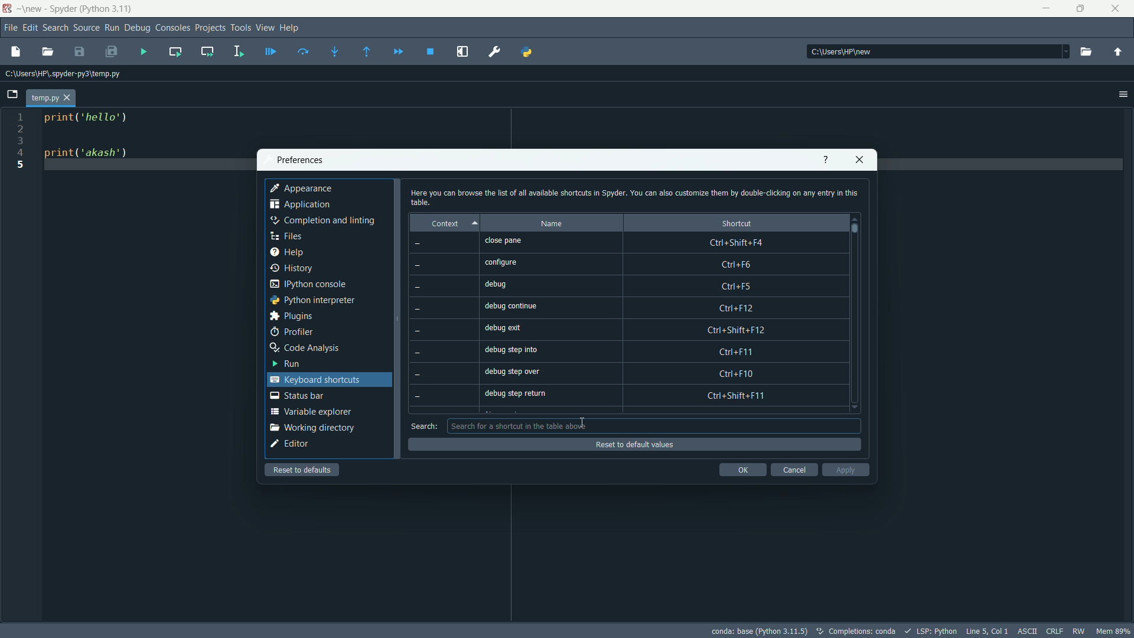  Describe the element at coordinates (289, 364) in the screenshot. I see `run` at that location.